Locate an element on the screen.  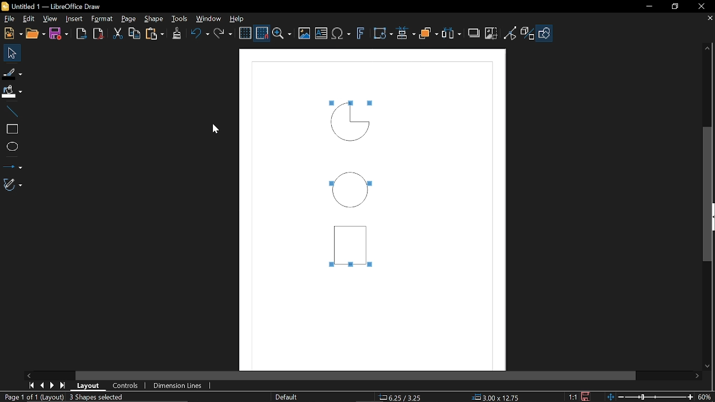
Arrange is located at coordinates (428, 36).